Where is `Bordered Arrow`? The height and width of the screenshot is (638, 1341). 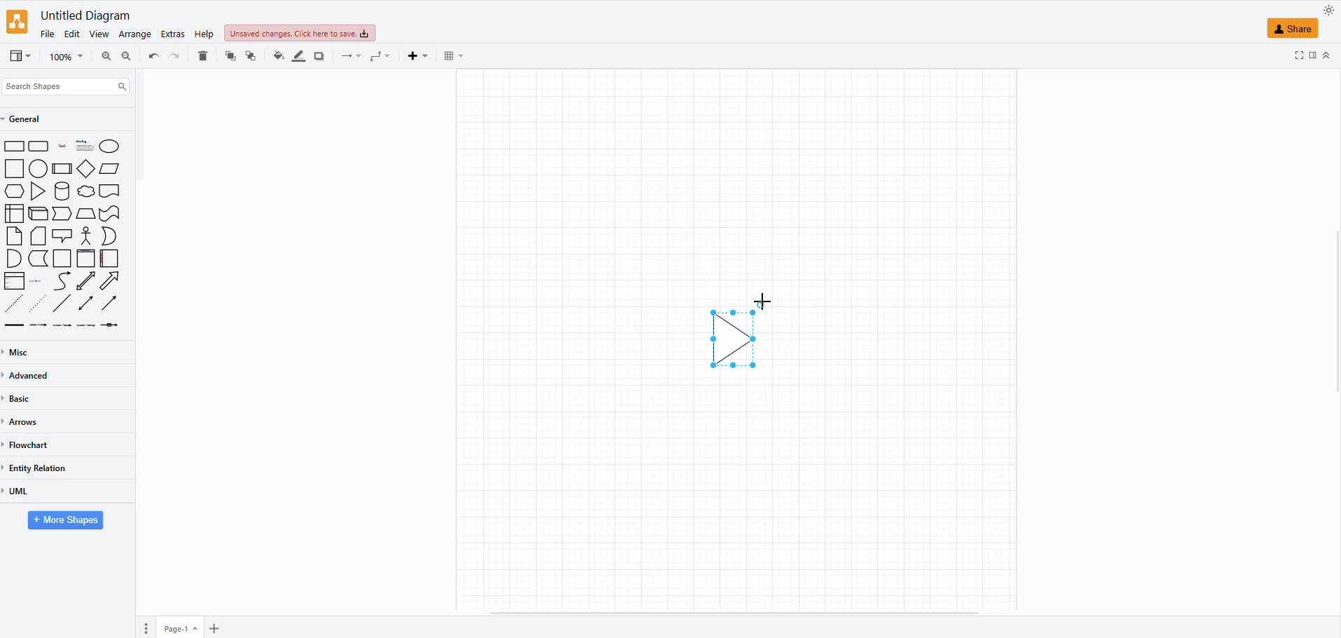 Bordered Arrow is located at coordinates (111, 281).